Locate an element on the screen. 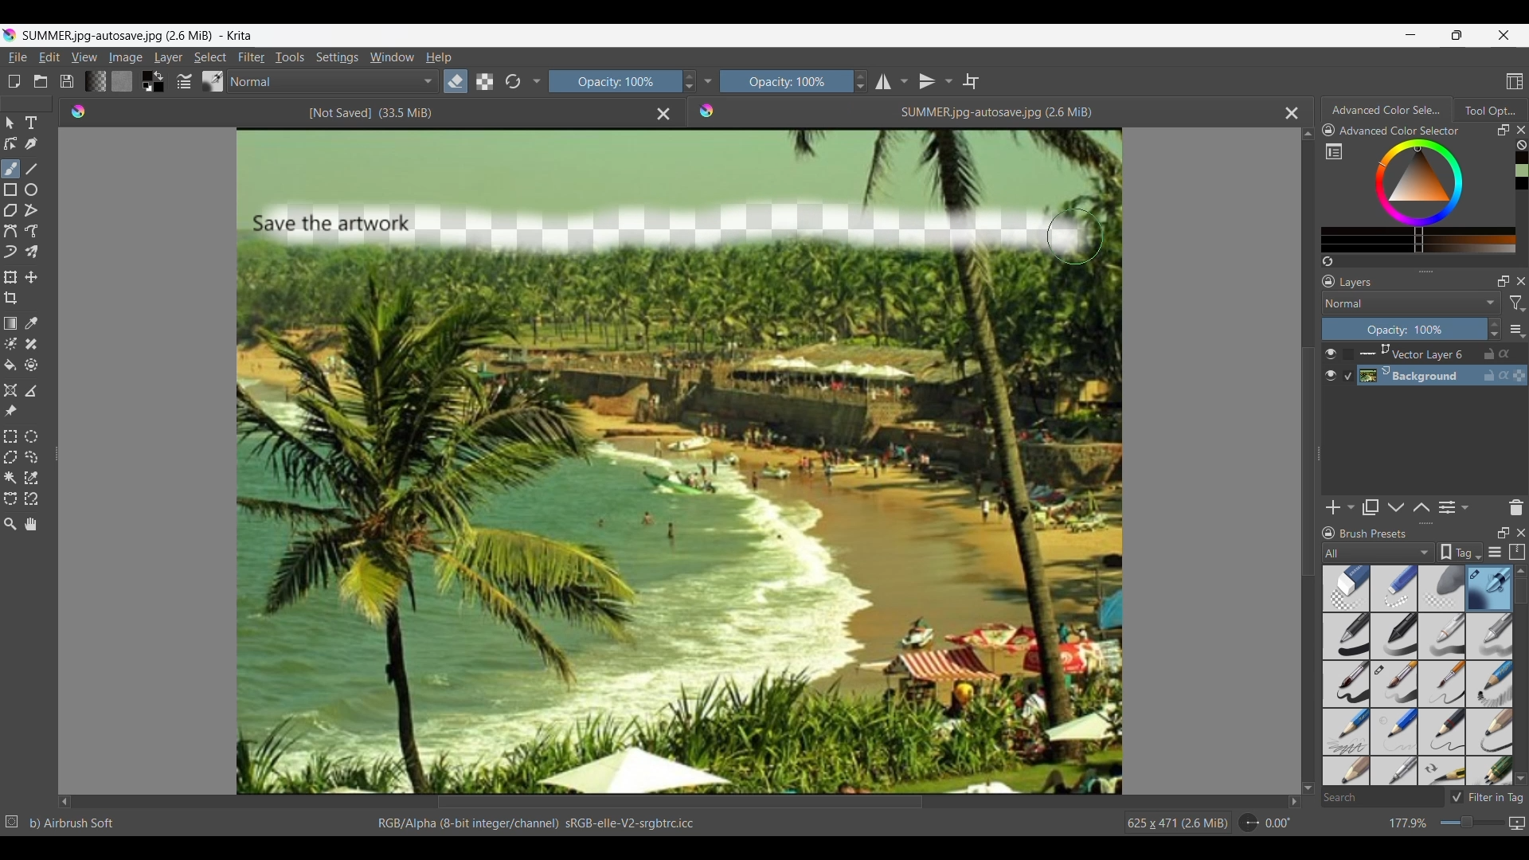 The height and width of the screenshot is (860, 1529). Sample color from current layer is located at coordinates (31, 324).